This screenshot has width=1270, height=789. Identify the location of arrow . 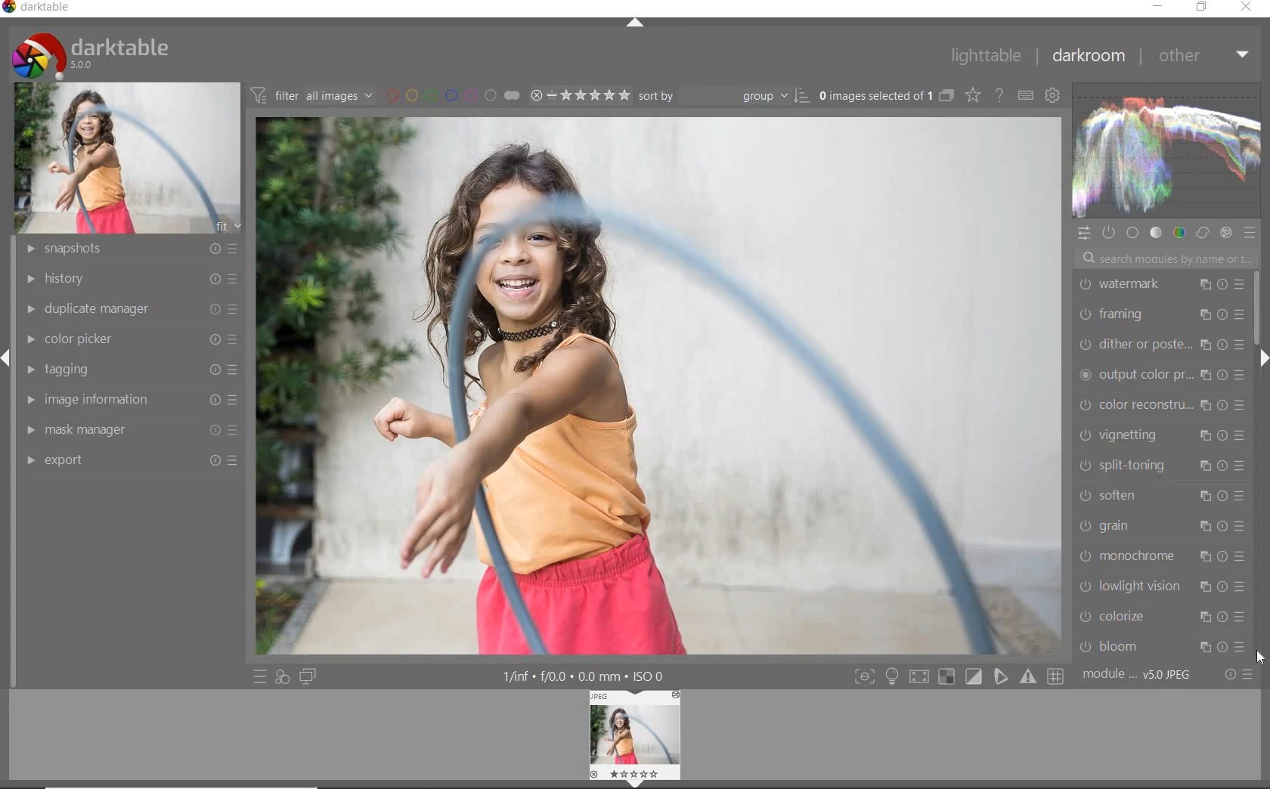
(11, 360).